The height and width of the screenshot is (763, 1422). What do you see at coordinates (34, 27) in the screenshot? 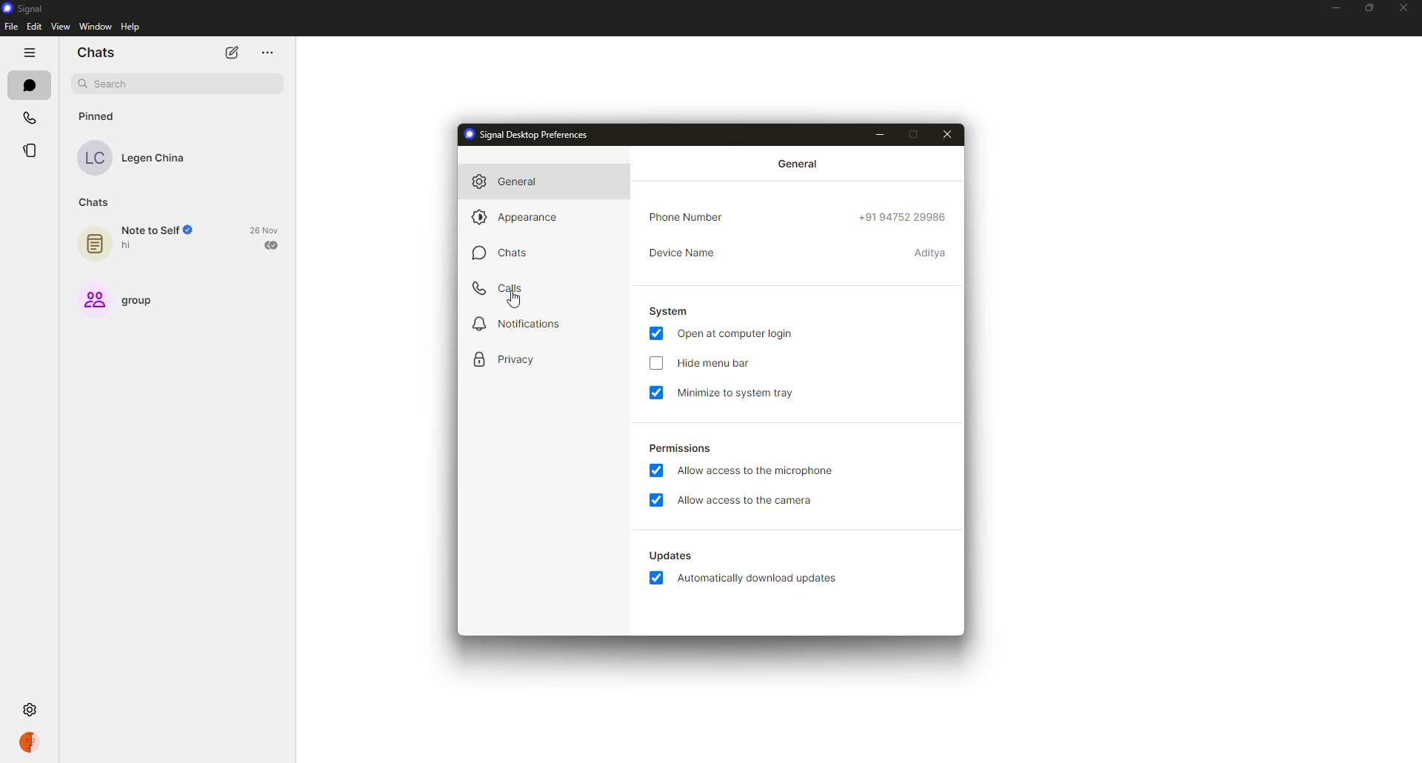
I see `edit` at bounding box center [34, 27].